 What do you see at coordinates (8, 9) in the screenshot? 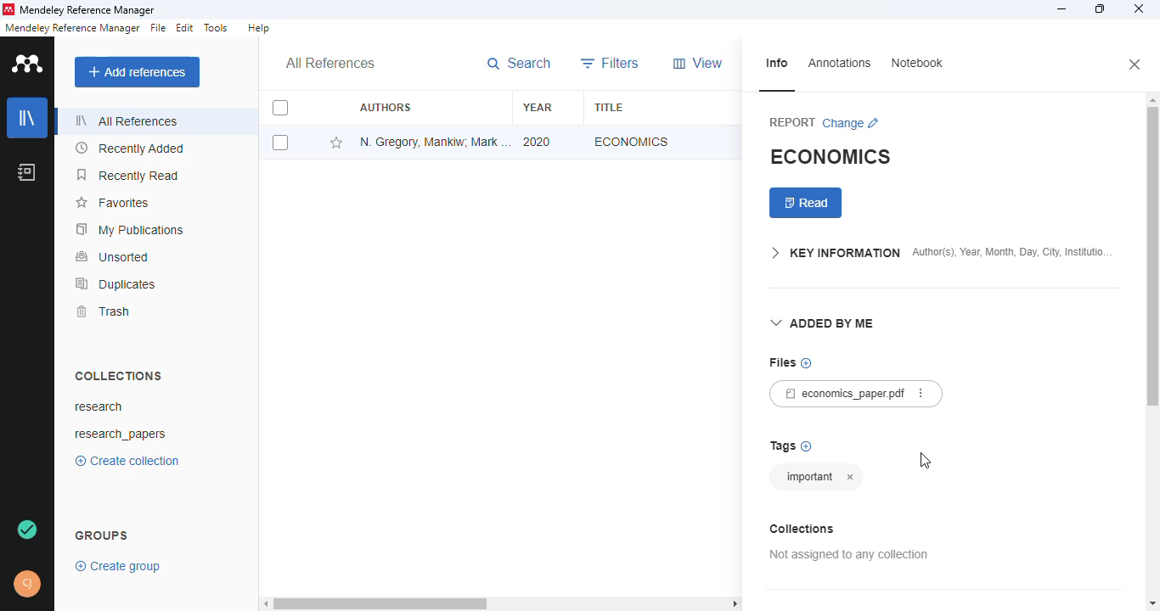
I see `logo` at bounding box center [8, 9].